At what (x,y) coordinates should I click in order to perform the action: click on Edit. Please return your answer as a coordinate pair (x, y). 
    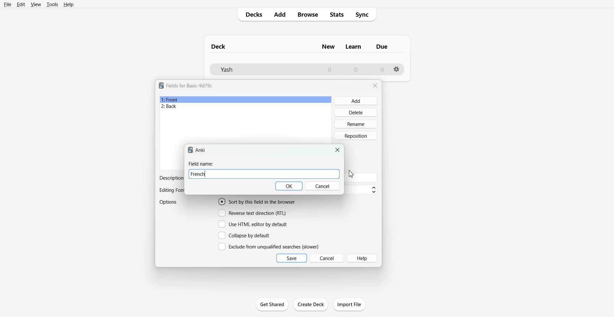
    Looking at the image, I should click on (21, 4).